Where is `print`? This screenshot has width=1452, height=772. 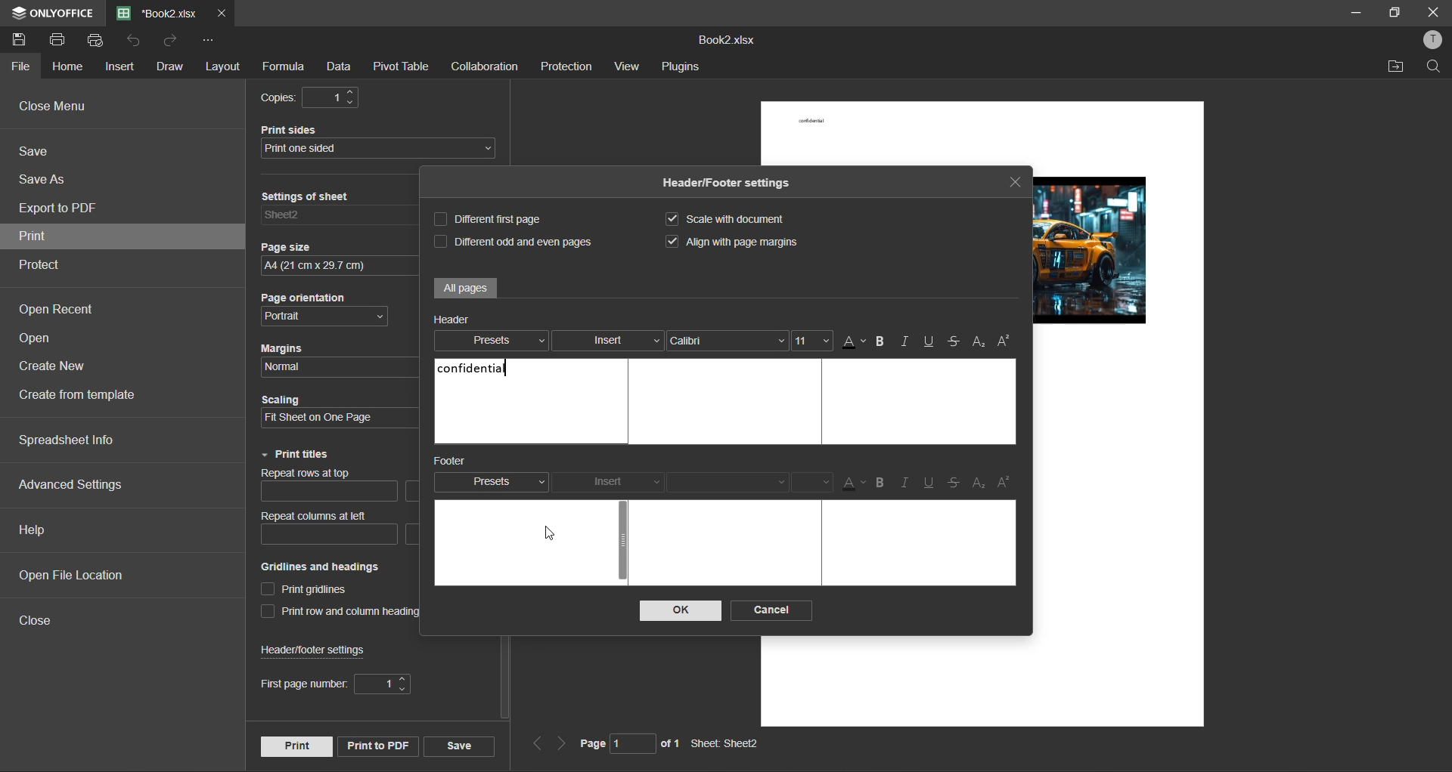
print is located at coordinates (33, 237).